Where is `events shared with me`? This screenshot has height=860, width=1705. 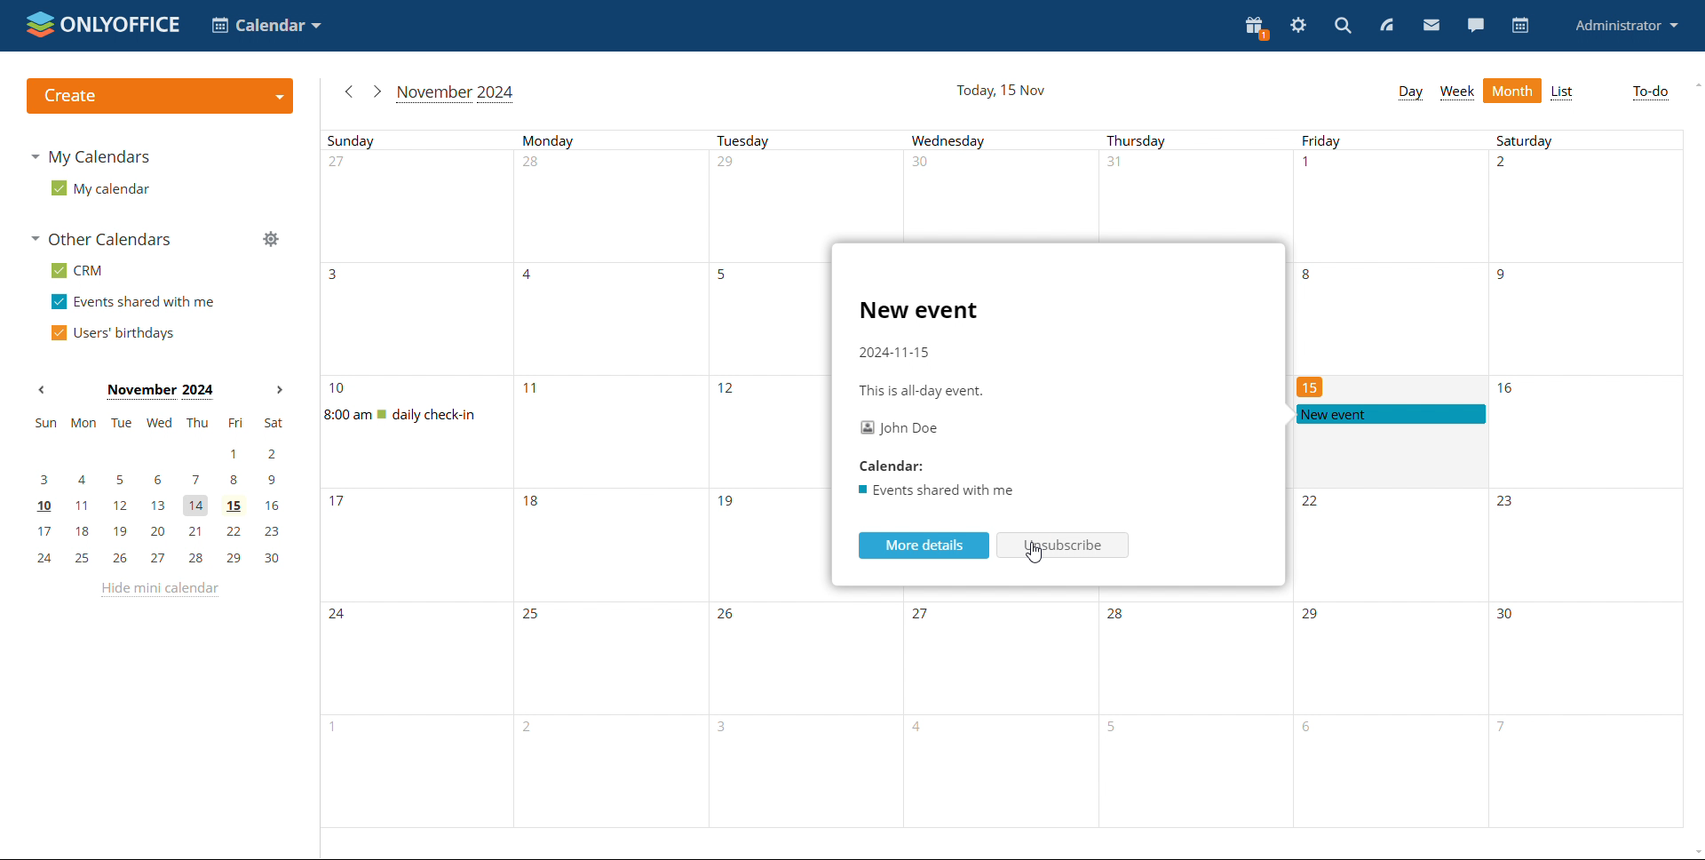
events shared with me is located at coordinates (132, 301).